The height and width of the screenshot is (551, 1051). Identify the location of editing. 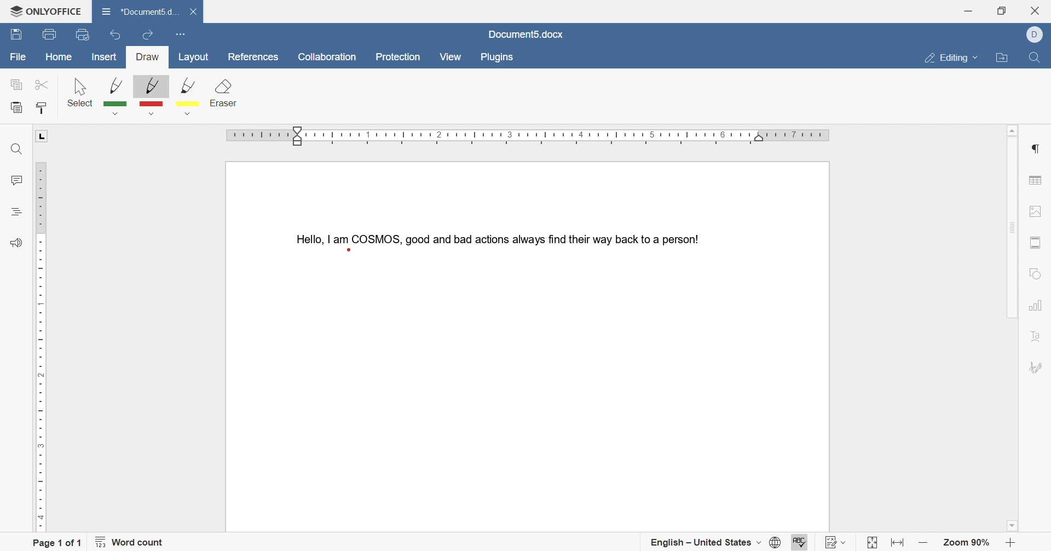
(952, 56).